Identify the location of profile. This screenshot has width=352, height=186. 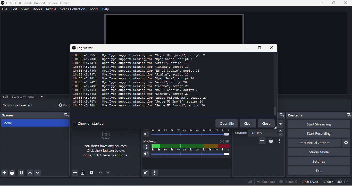
(52, 10).